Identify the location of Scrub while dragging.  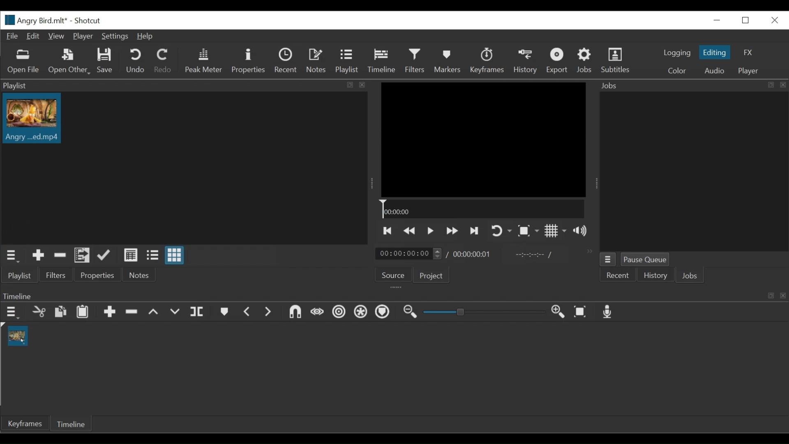
(318, 312).